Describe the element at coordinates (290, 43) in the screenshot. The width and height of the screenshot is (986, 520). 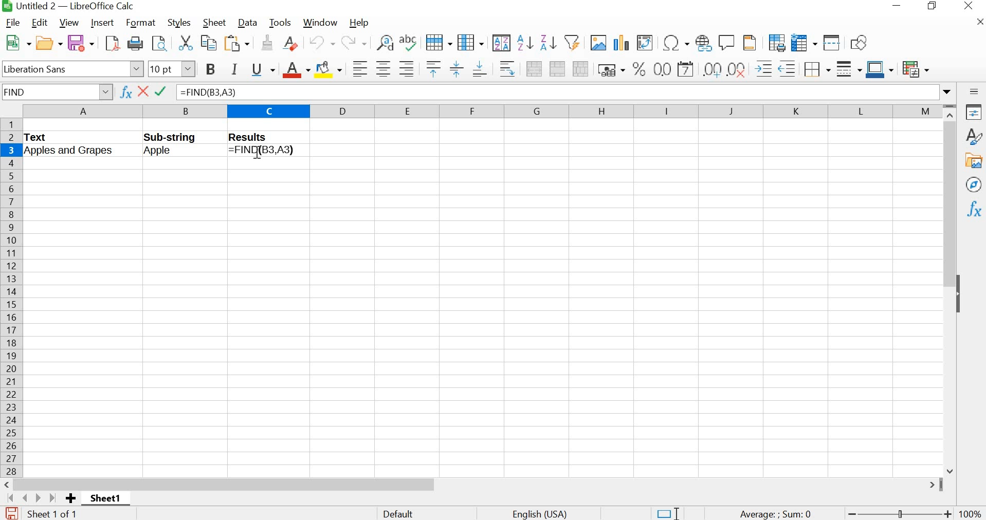
I see `clear direct formatting` at that location.